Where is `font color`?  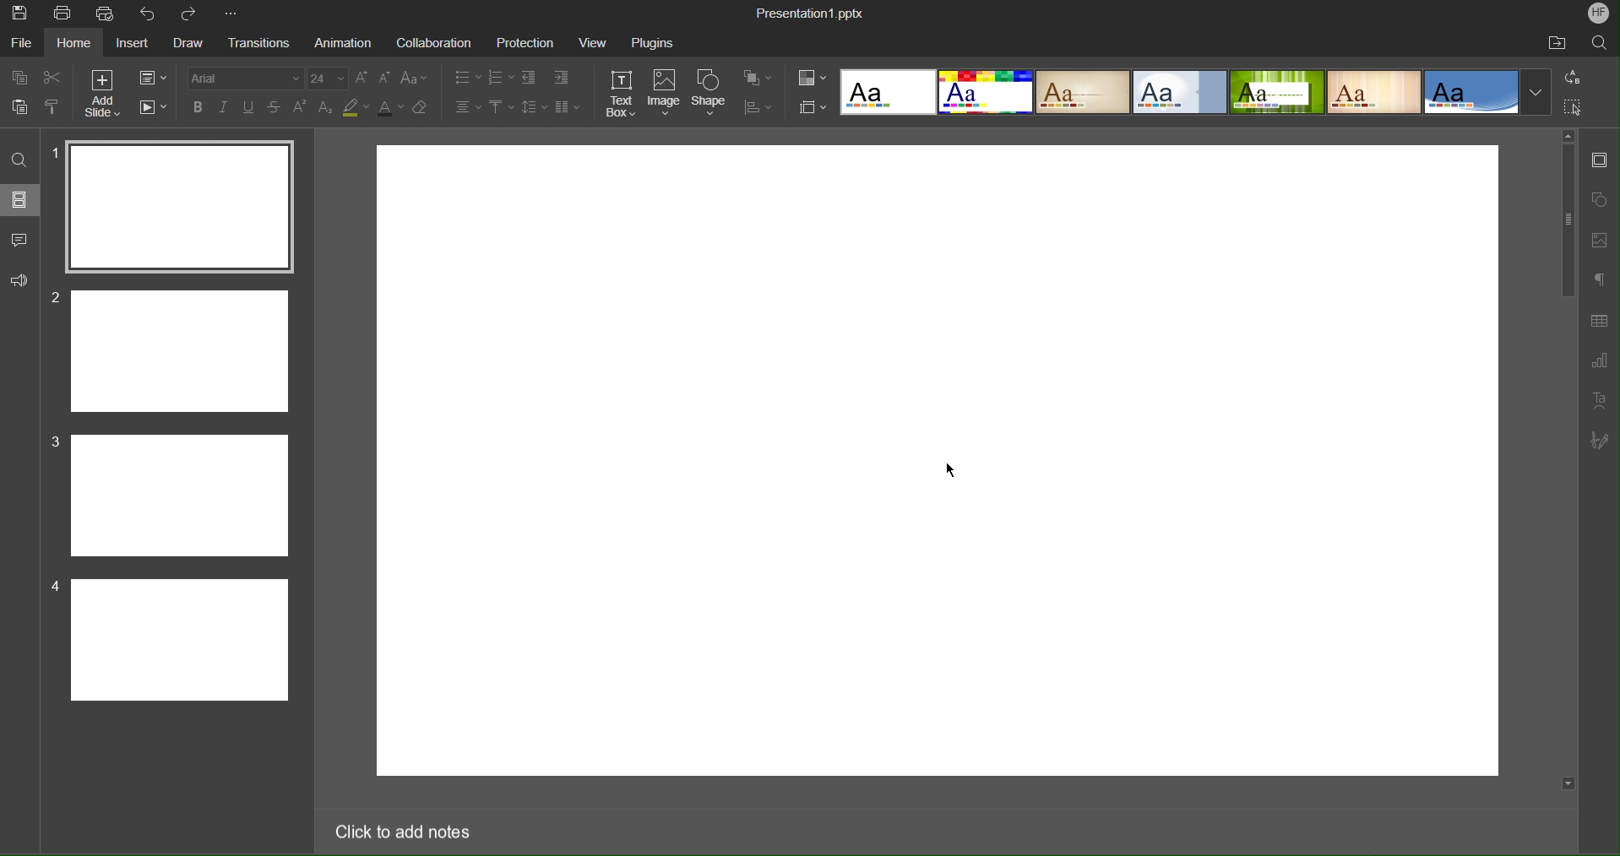
font color is located at coordinates (391, 110).